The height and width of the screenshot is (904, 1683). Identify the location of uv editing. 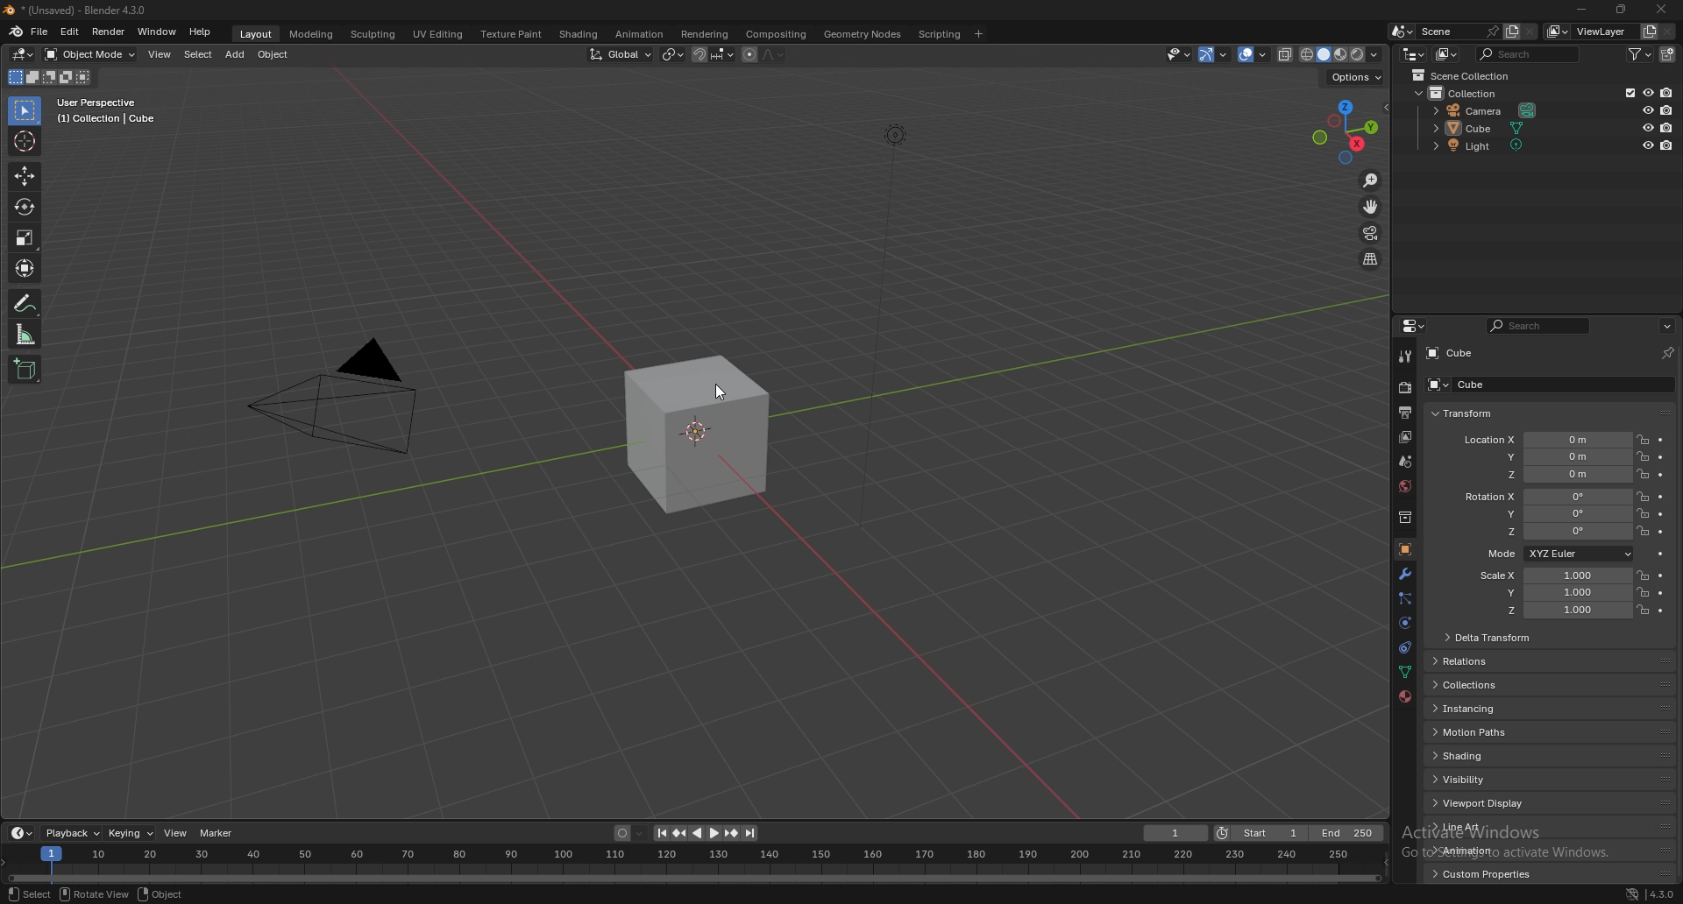
(438, 34).